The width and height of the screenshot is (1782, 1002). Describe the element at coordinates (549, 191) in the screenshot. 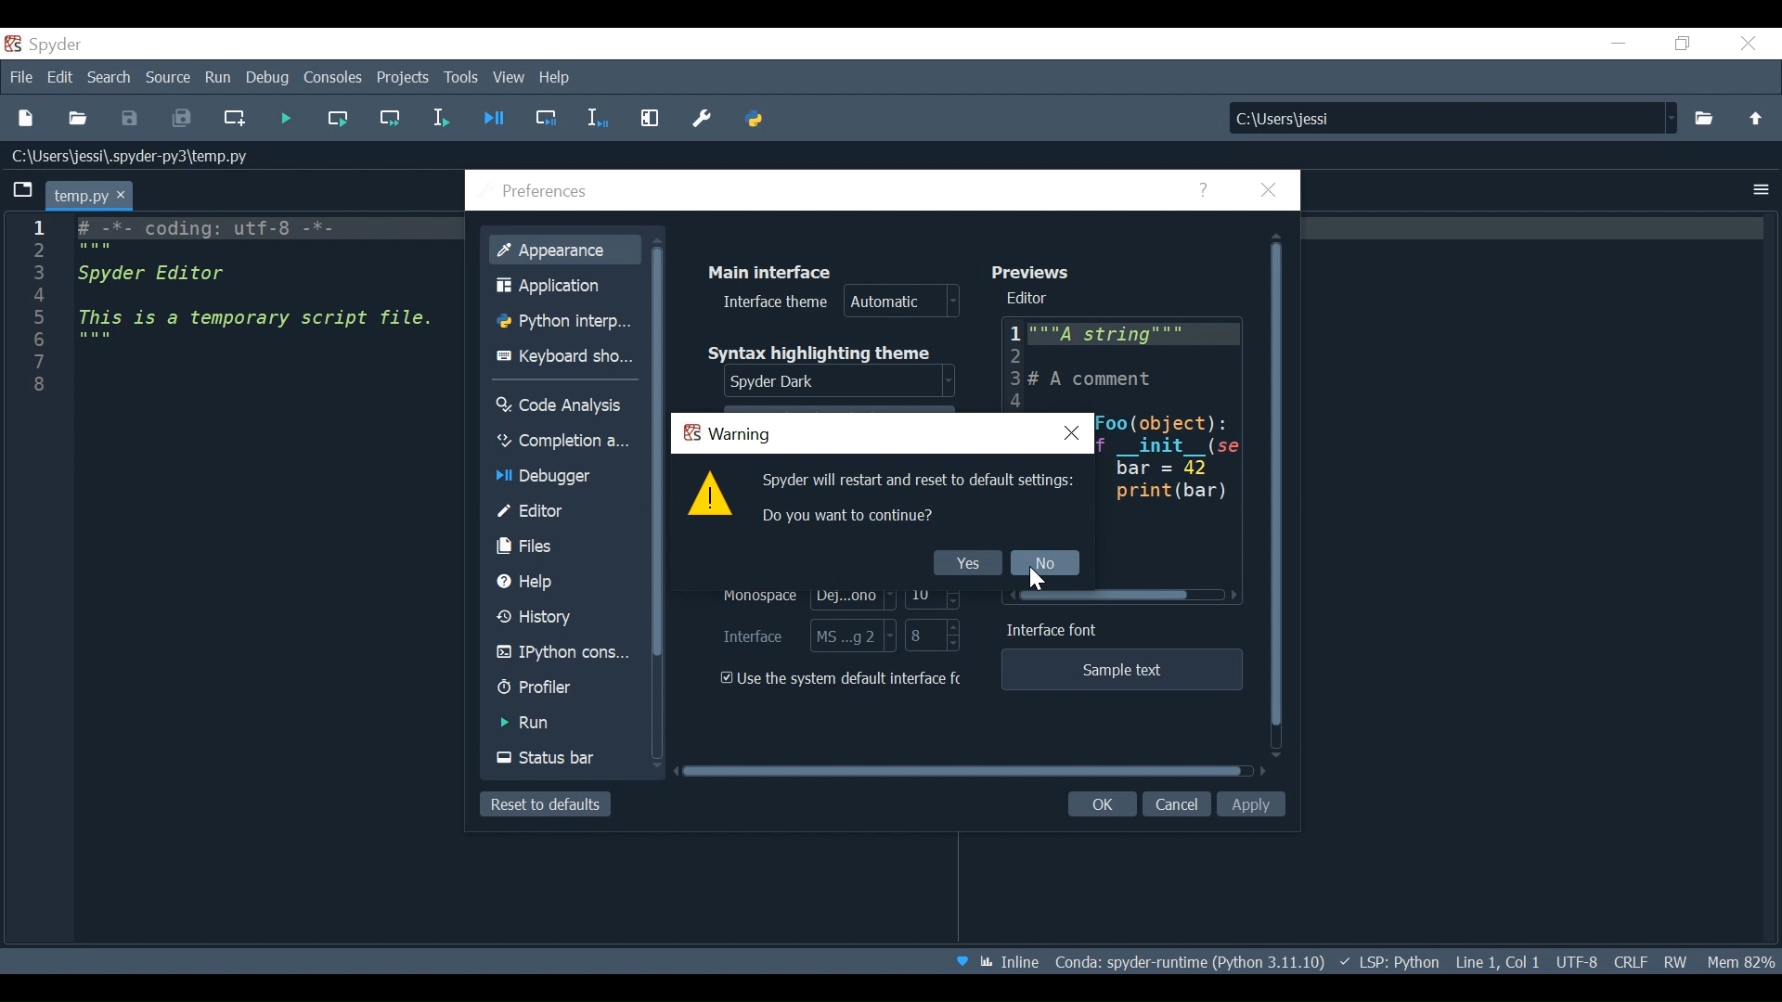

I see `Preferences` at that location.